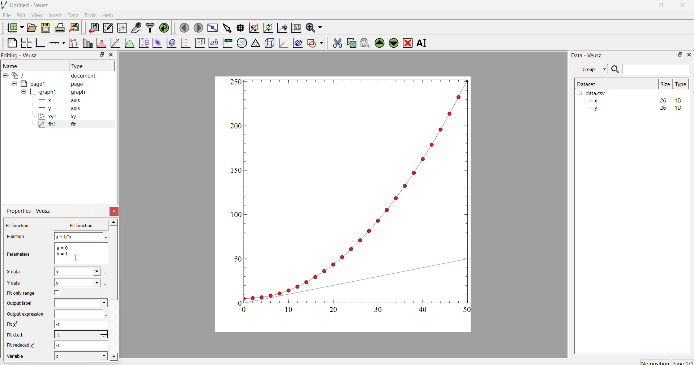 The image size is (694, 365). What do you see at coordinates (60, 27) in the screenshot?
I see `Print the document` at bounding box center [60, 27].